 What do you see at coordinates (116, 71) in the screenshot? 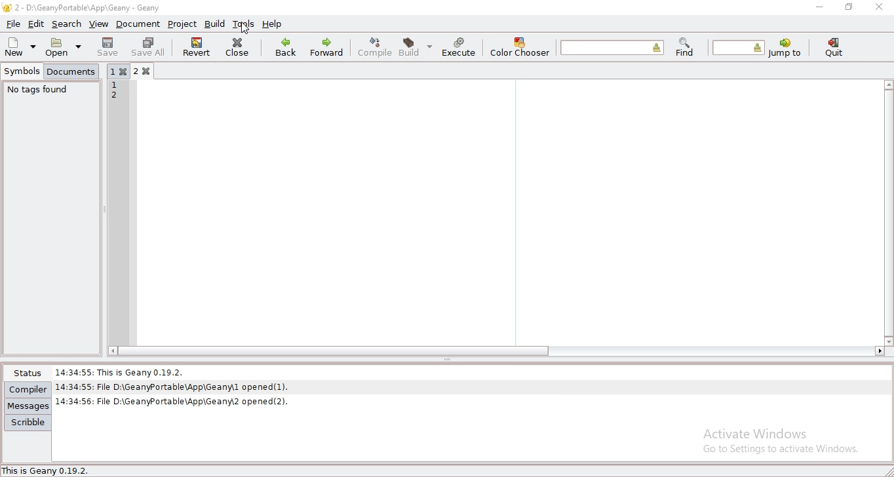
I see `` at bounding box center [116, 71].